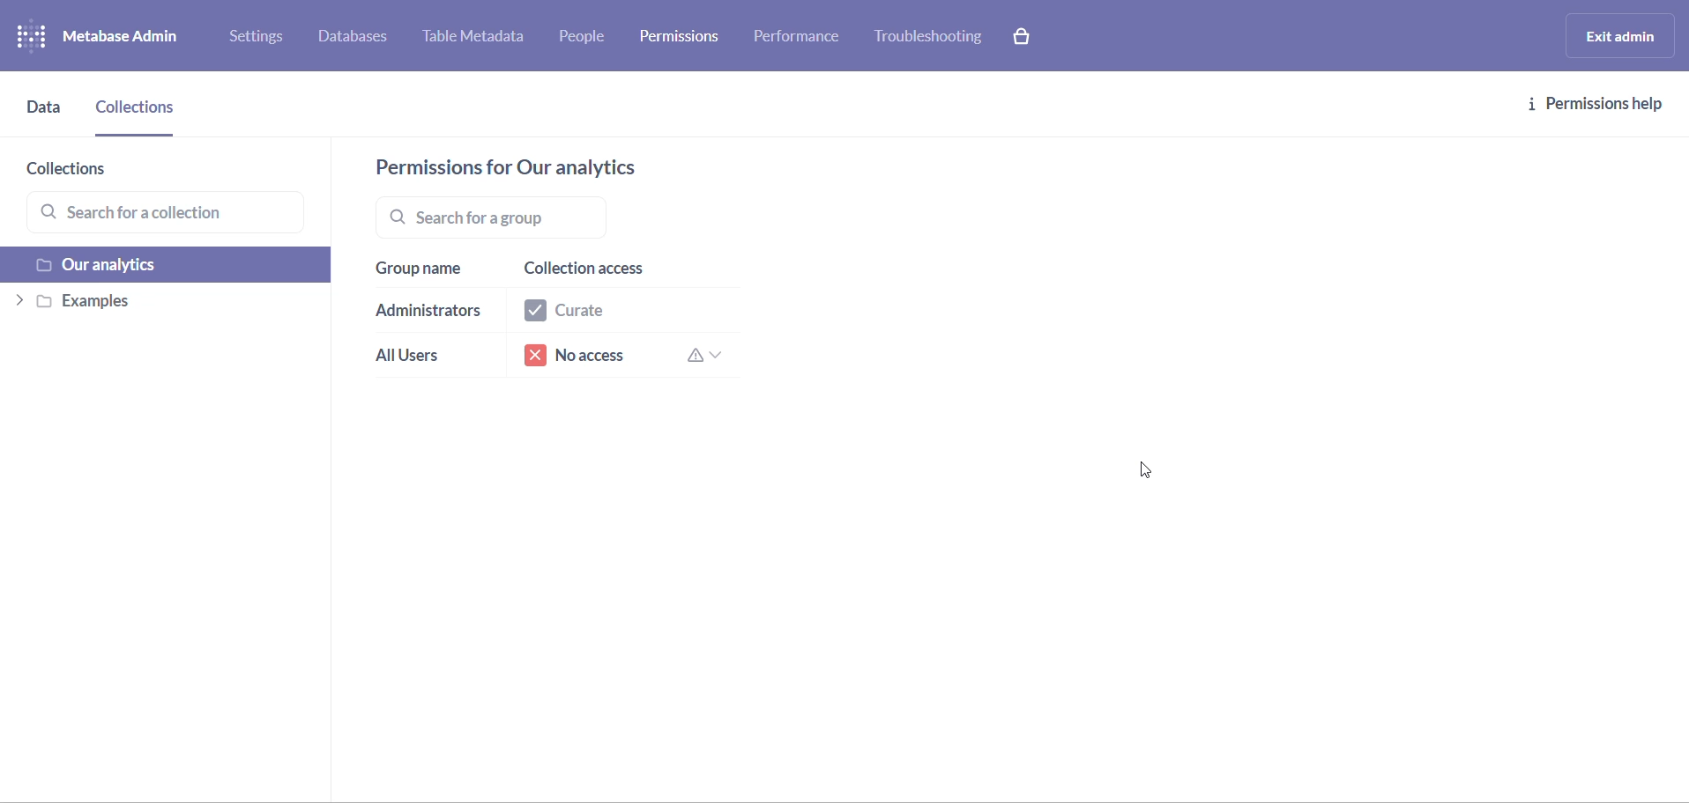 This screenshot has height=803, width=1689. What do you see at coordinates (161, 305) in the screenshot?
I see `examples` at bounding box center [161, 305].